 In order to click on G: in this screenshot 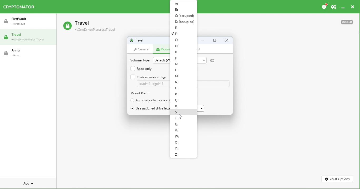, I will do `click(179, 40)`.